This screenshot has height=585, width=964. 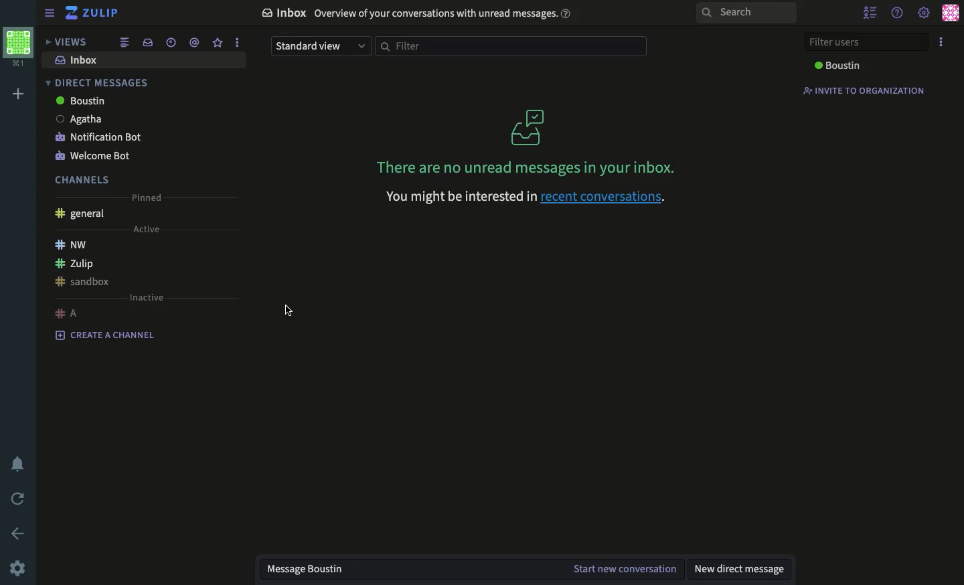 What do you see at coordinates (99, 139) in the screenshot?
I see `notification bot` at bounding box center [99, 139].